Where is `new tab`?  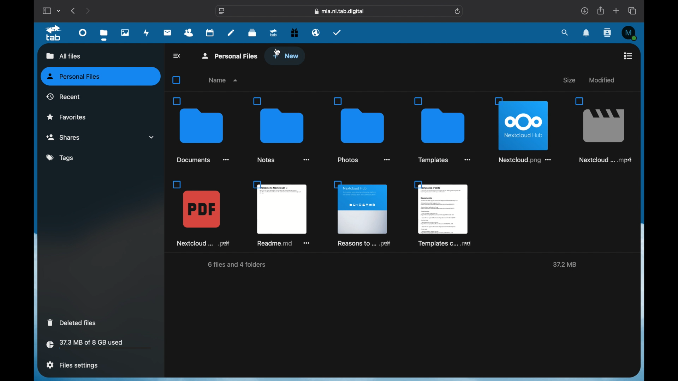 new tab is located at coordinates (616, 11).